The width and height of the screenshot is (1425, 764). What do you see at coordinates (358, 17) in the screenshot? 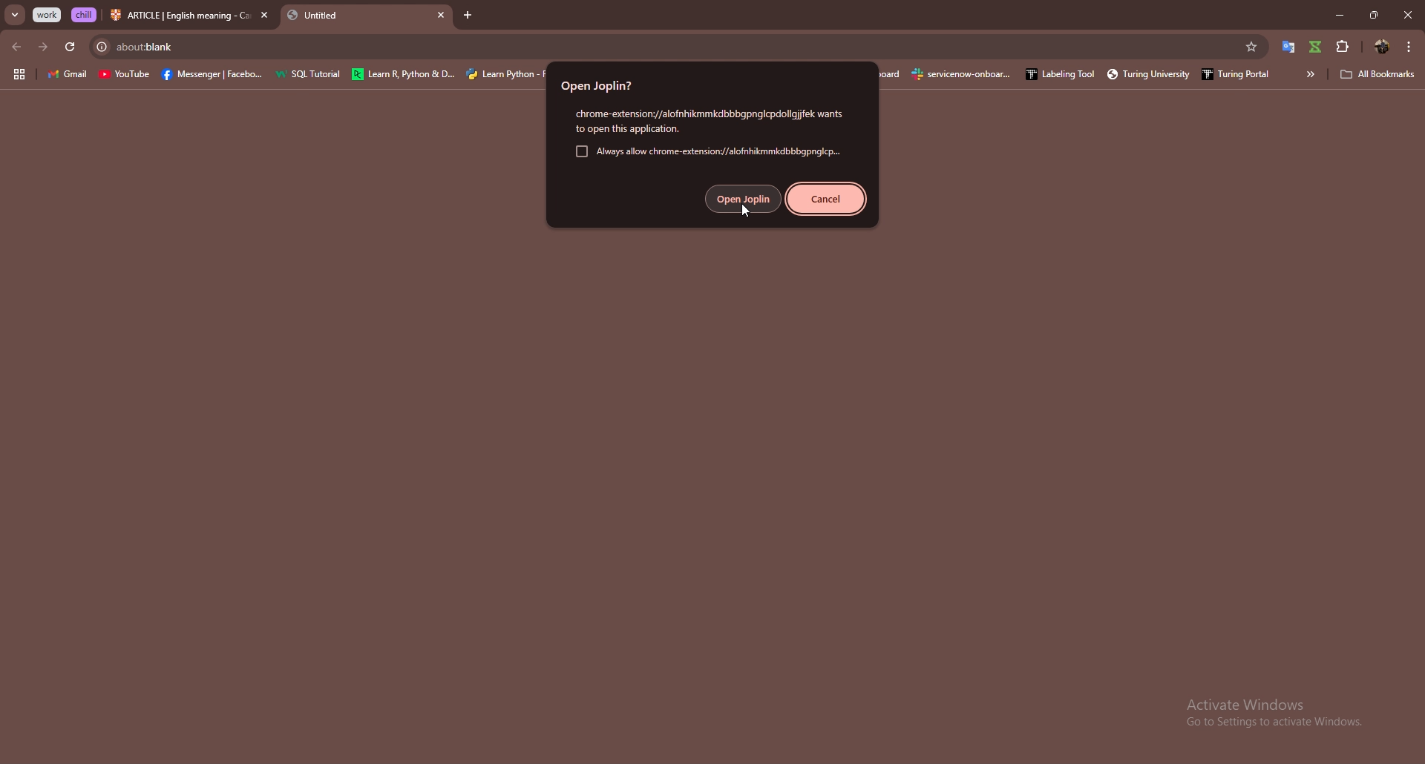
I see `untitled` at bounding box center [358, 17].